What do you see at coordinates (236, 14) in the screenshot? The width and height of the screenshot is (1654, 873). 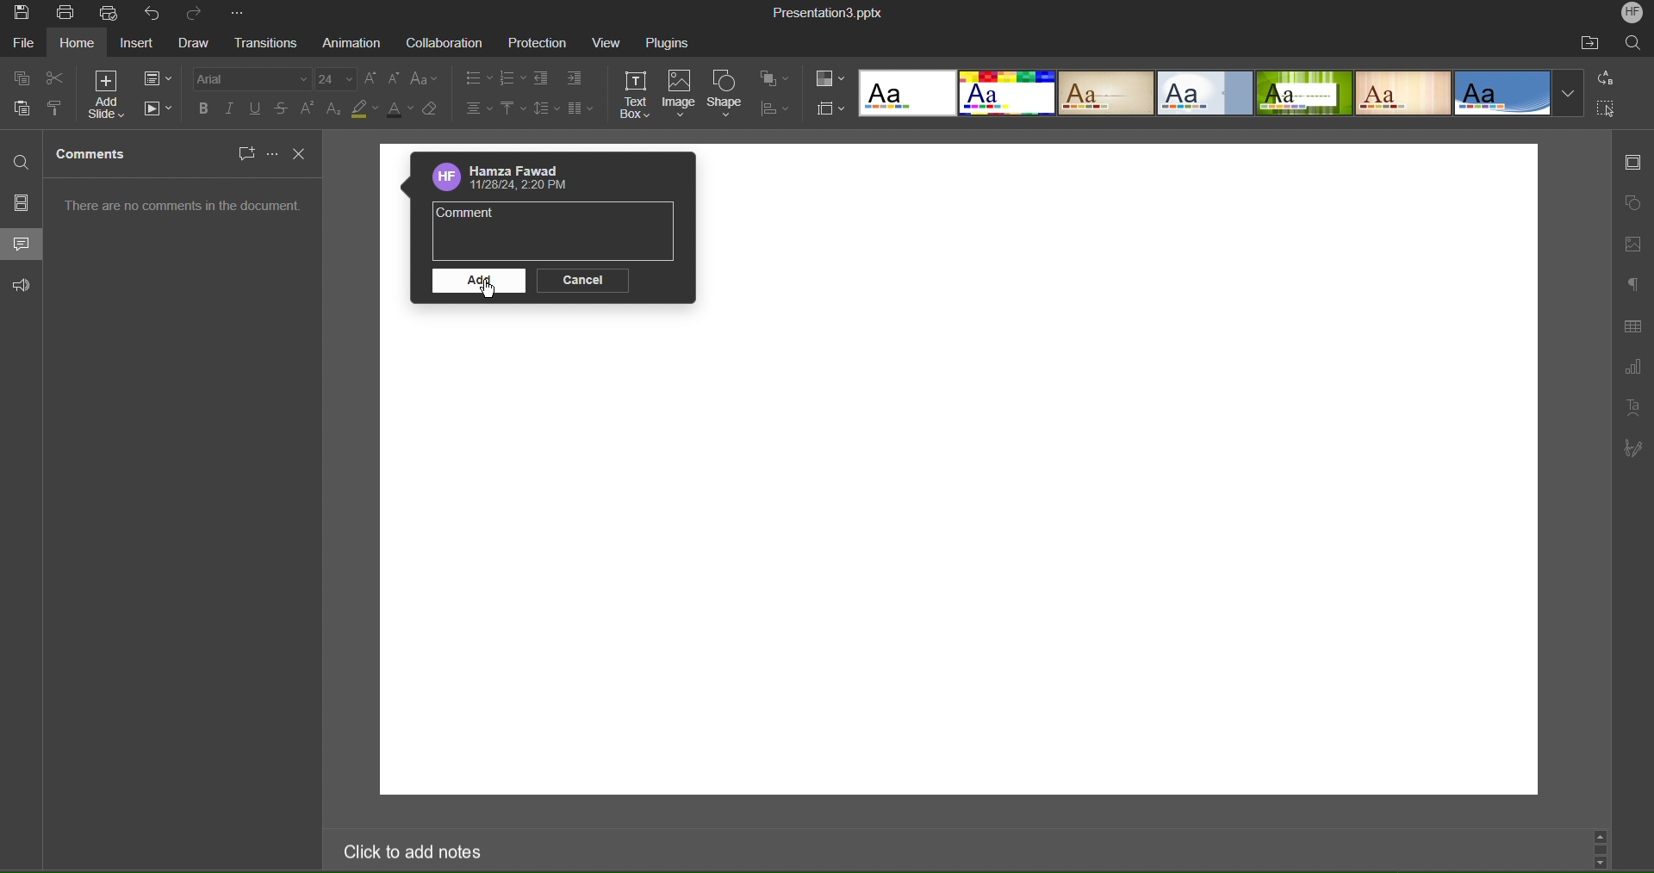 I see `More` at bounding box center [236, 14].